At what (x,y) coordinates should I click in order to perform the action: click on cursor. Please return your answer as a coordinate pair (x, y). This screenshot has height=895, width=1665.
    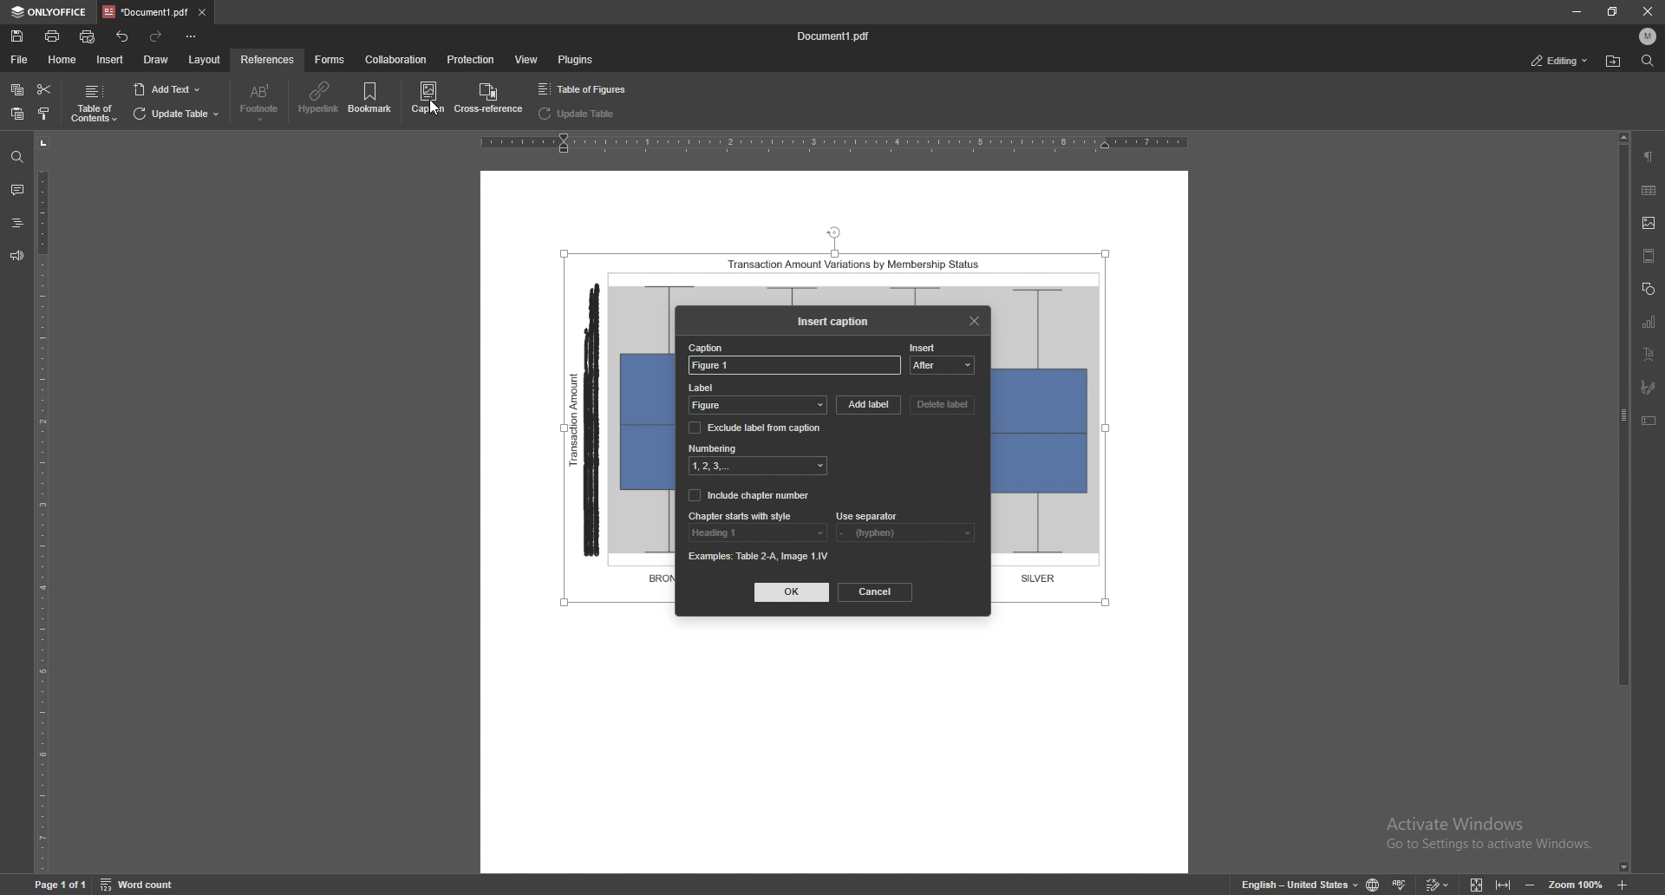
    Looking at the image, I should click on (435, 123).